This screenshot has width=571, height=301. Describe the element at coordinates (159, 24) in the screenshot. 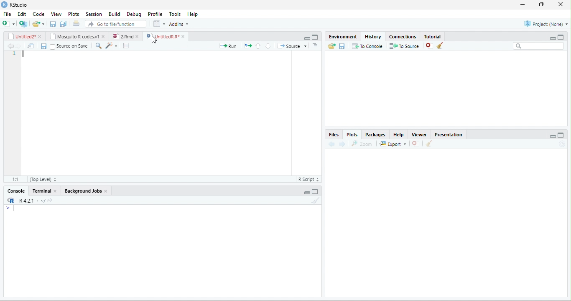

I see `grid` at that location.